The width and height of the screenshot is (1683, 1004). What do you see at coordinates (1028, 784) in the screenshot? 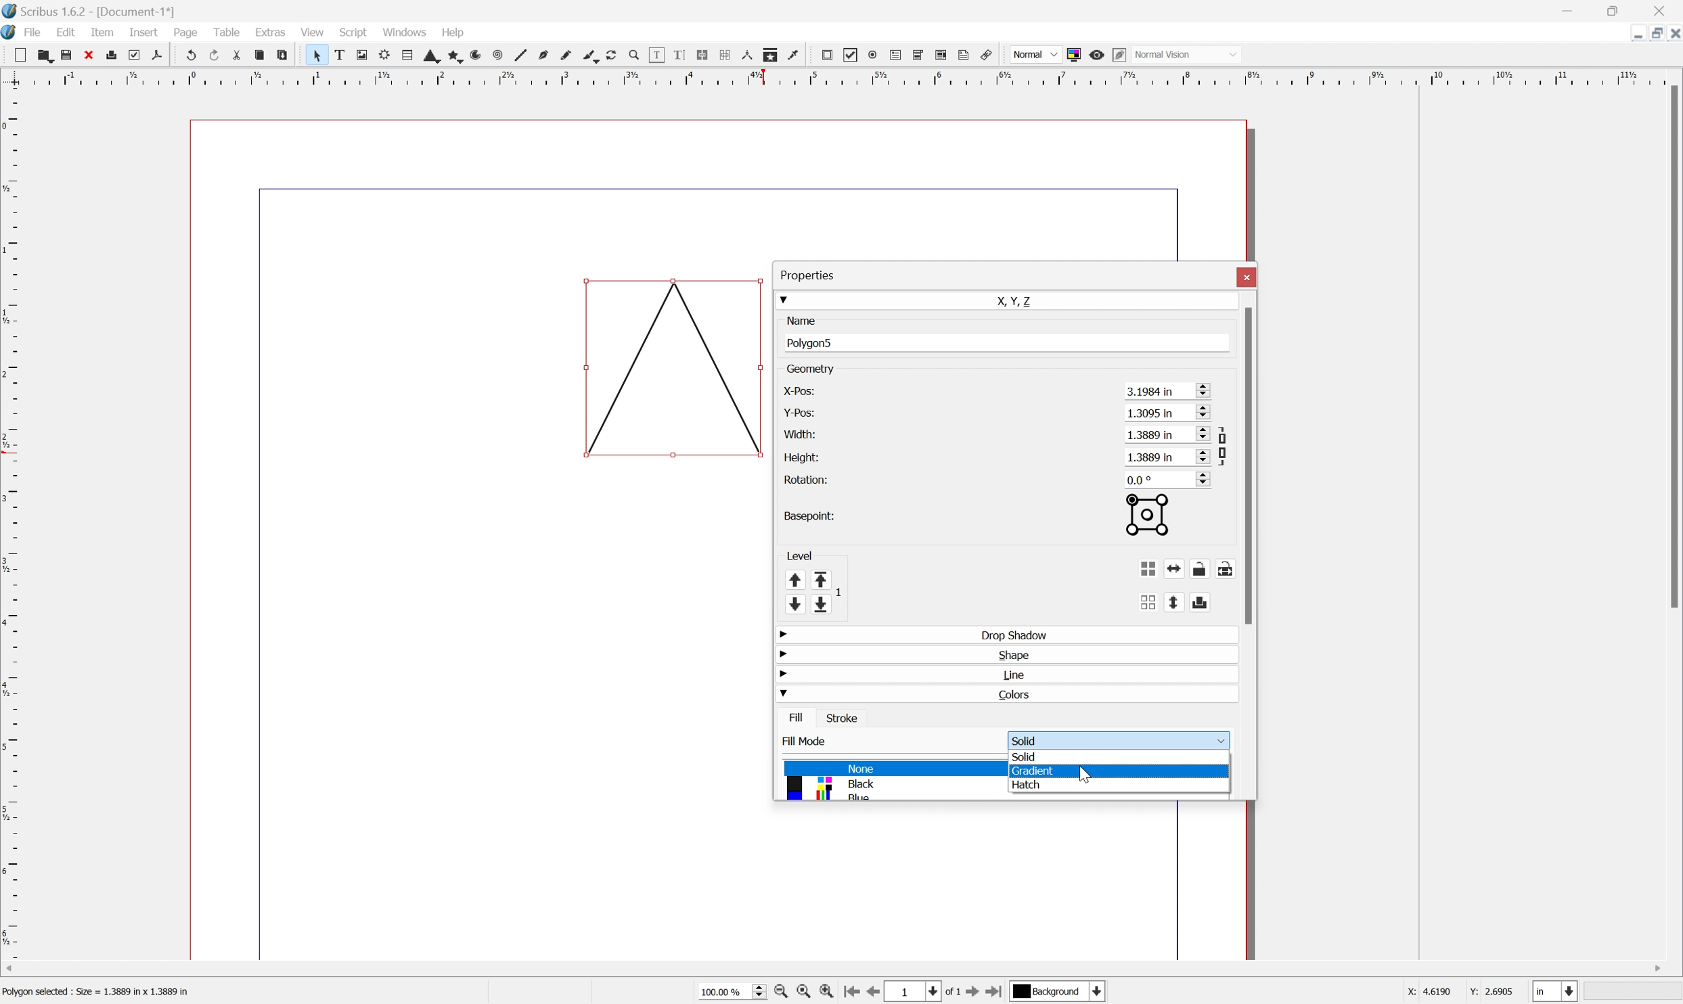
I see `Hatch` at bounding box center [1028, 784].